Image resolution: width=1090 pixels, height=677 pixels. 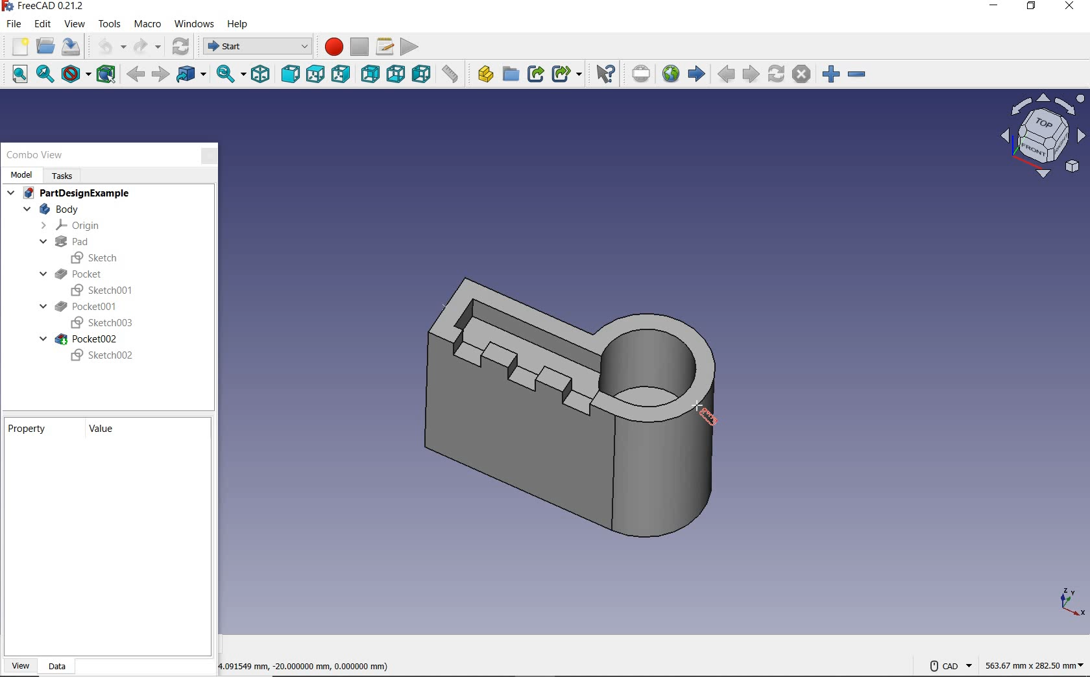 What do you see at coordinates (72, 226) in the screenshot?
I see `ORIGIN` at bounding box center [72, 226].